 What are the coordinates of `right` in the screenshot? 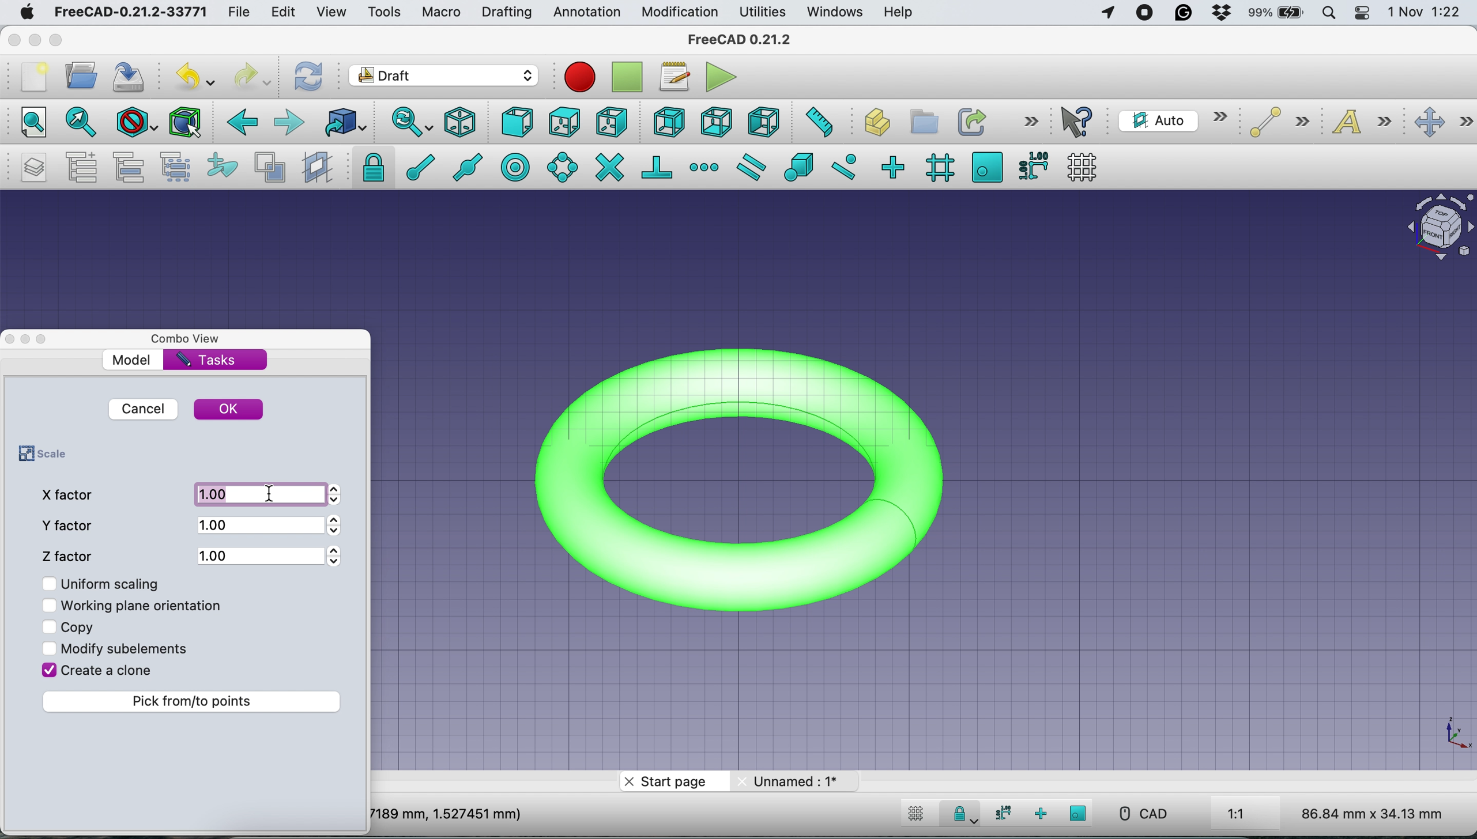 It's located at (611, 124).